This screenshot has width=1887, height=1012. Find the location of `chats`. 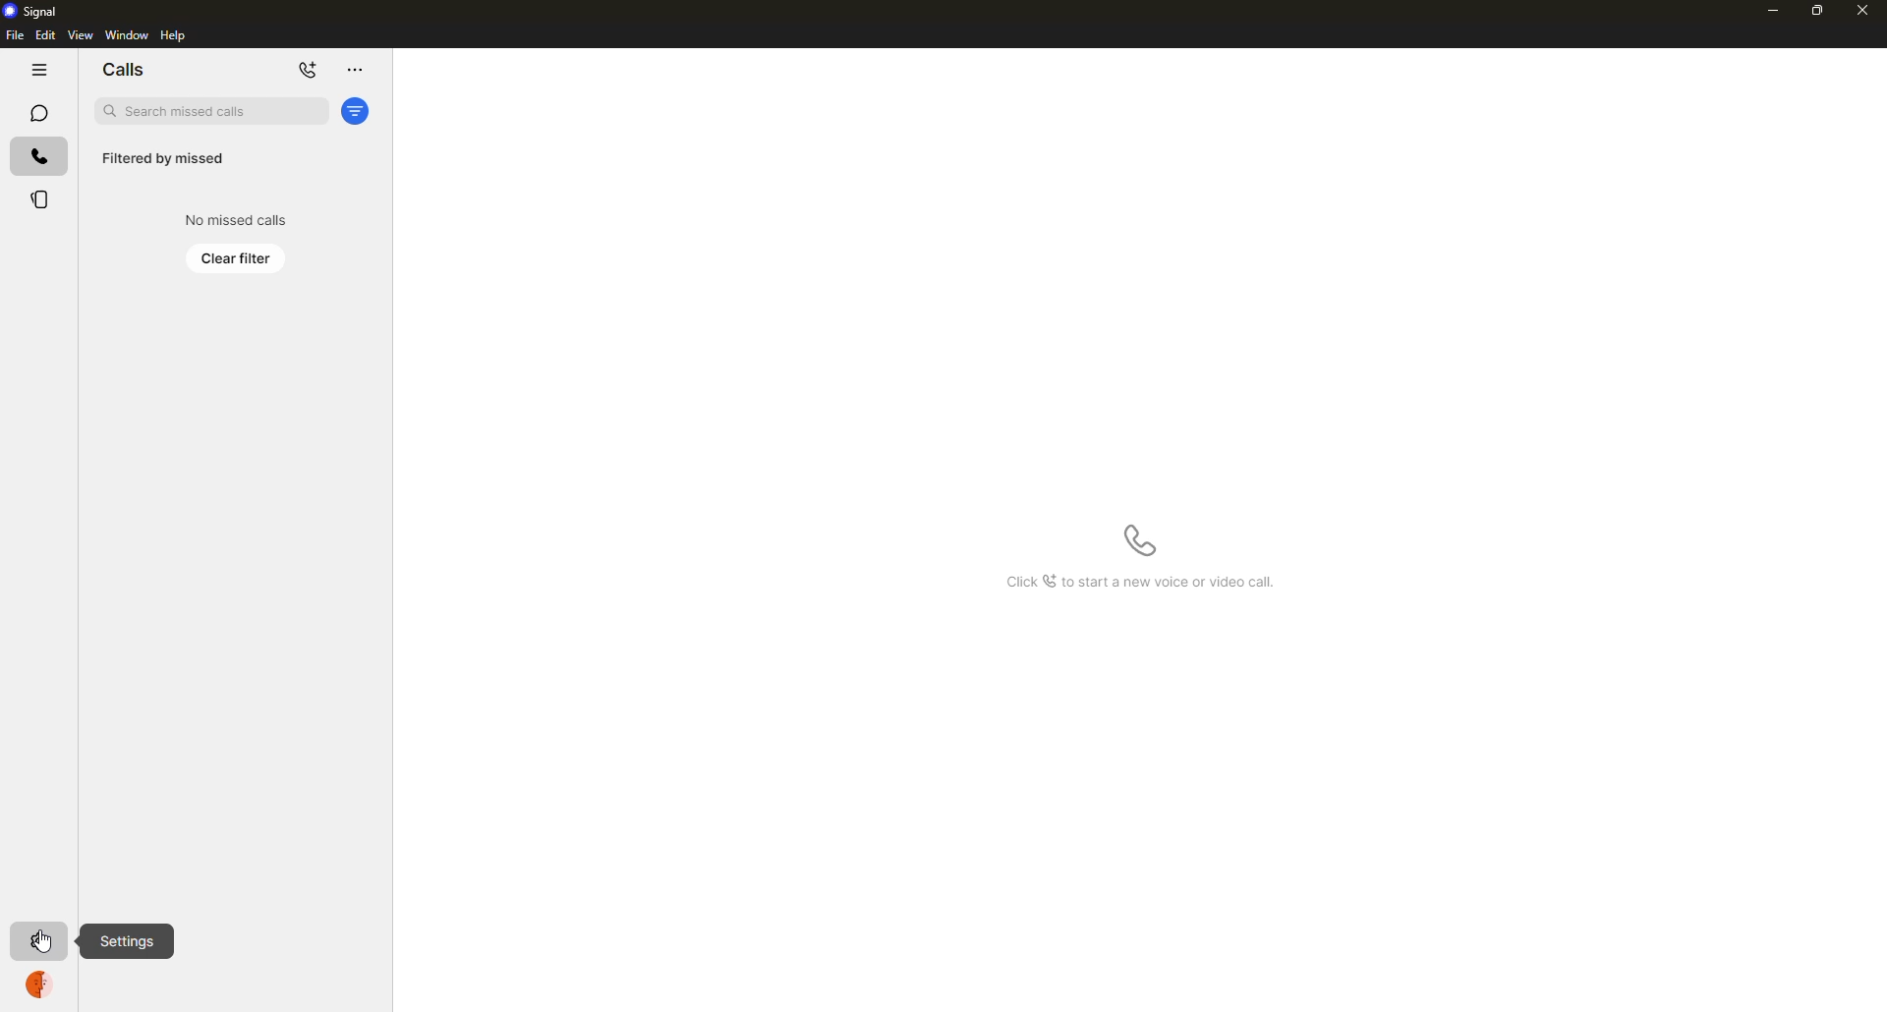

chats is located at coordinates (38, 113).